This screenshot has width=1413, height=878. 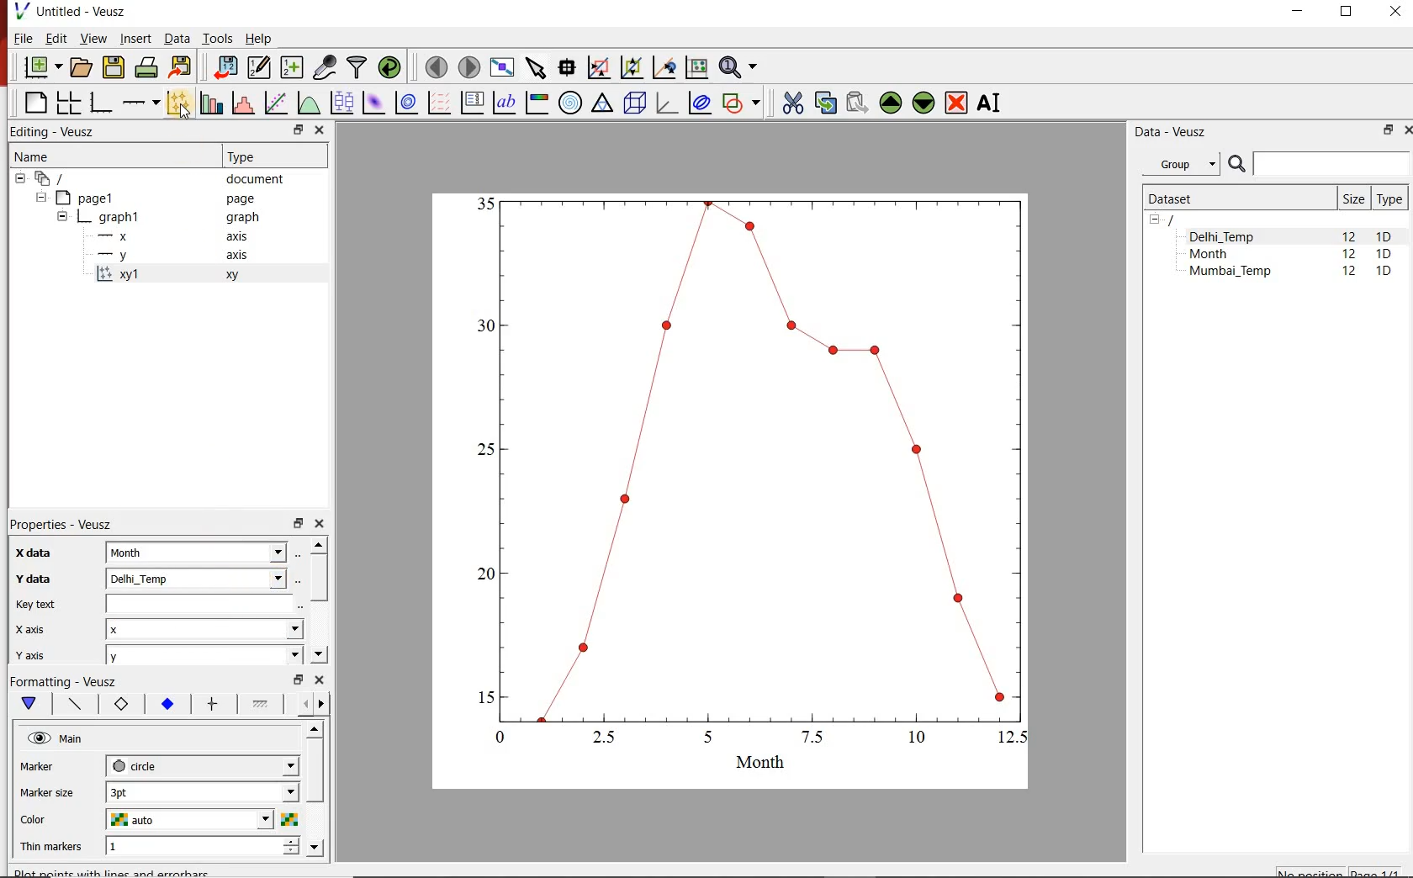 What do you see at coordinates (67, 680) in the screenshot?
I see `Formatting - Veusz` at bounding box center [67, 680].